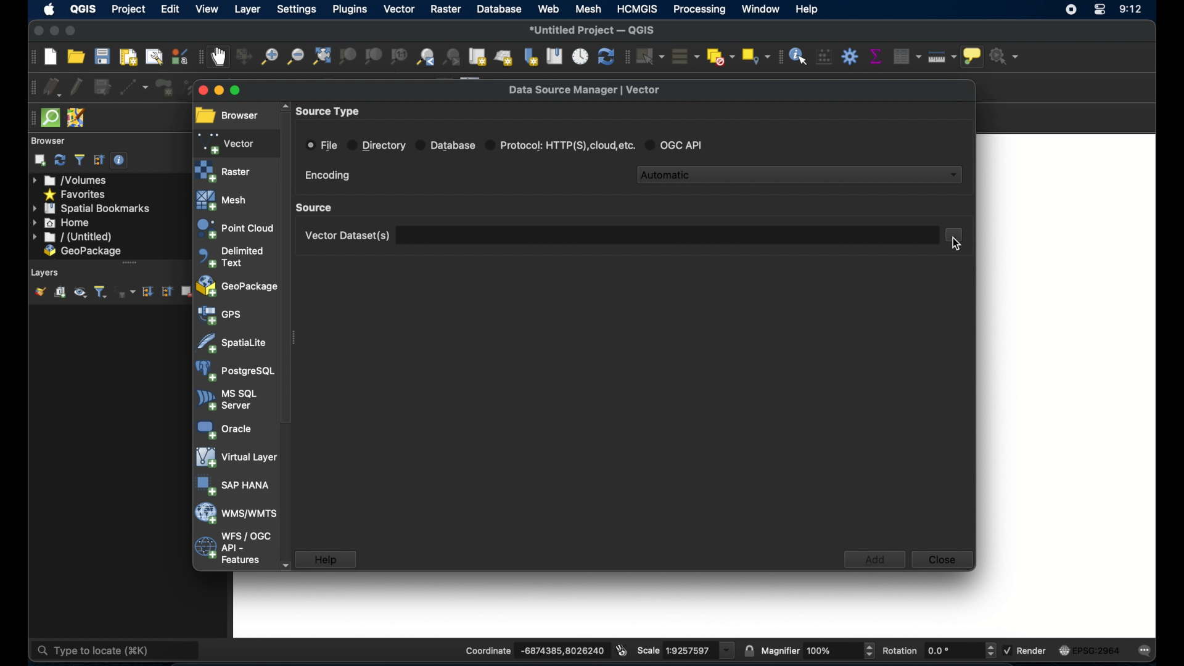 Image resolution: width=1184 pixels, height=666 pixels. What do you see at coordinates (147, 292) in the screenshot?
I see `expand all` at bounding box center [147, 292].